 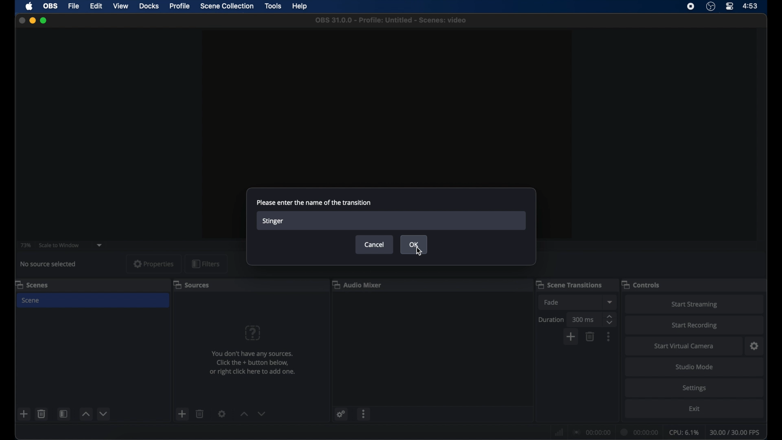 What do you see at coordinates (206, 264) in the screenshot?
I see `filters` at bounding box center [206, 264].